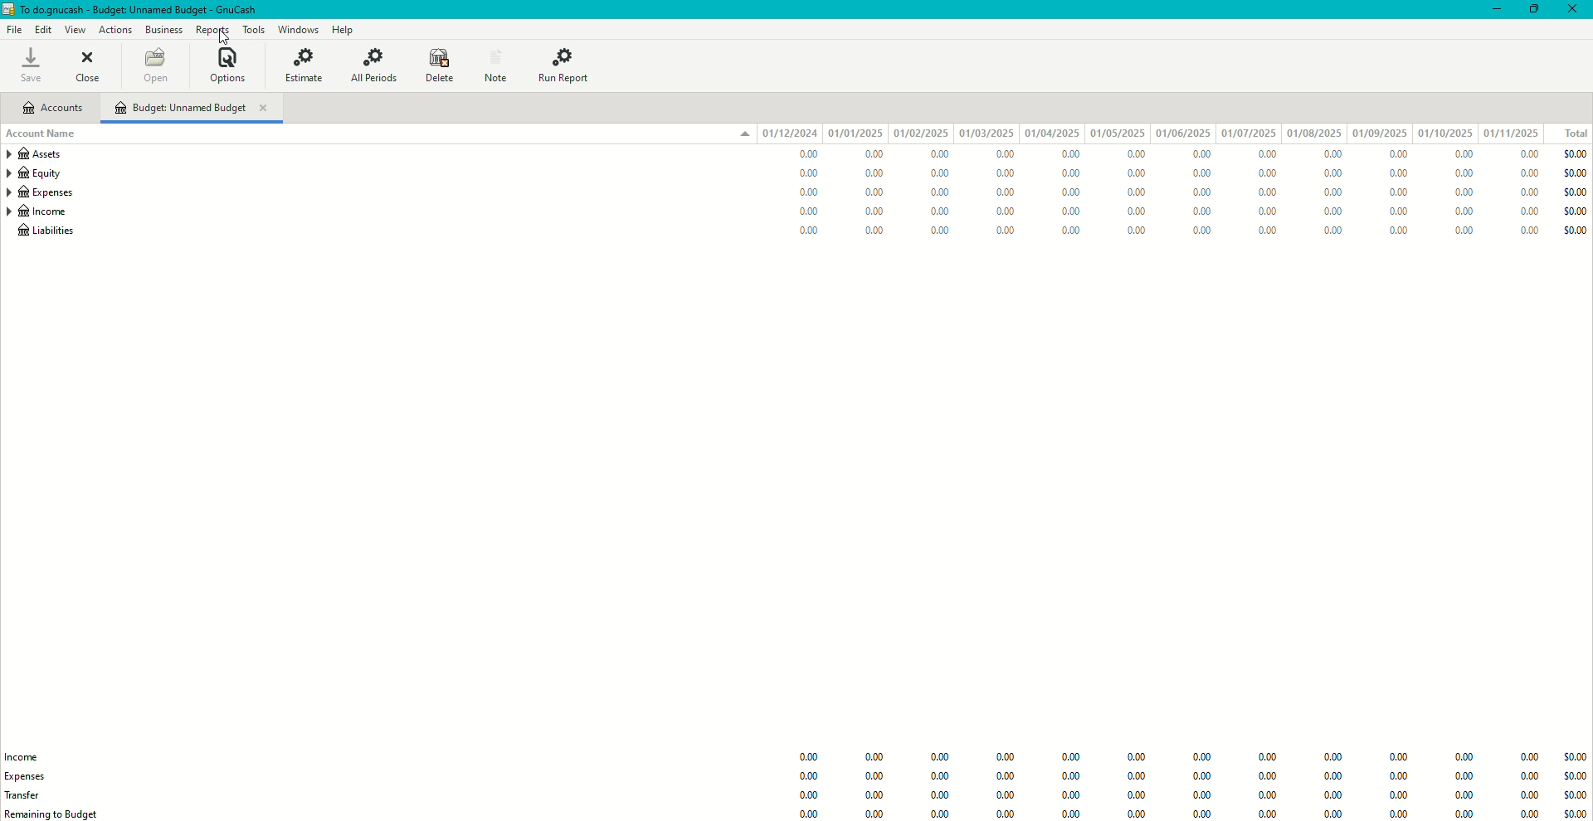  What do you see at coordinates (1264, 231) in the screenshot?
I see `0.00` at bounding box center [1264, 231].